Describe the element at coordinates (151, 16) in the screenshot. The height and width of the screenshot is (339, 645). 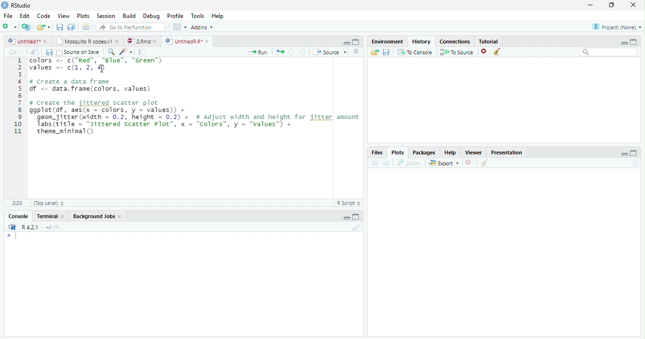
I see `Debug` at that location.